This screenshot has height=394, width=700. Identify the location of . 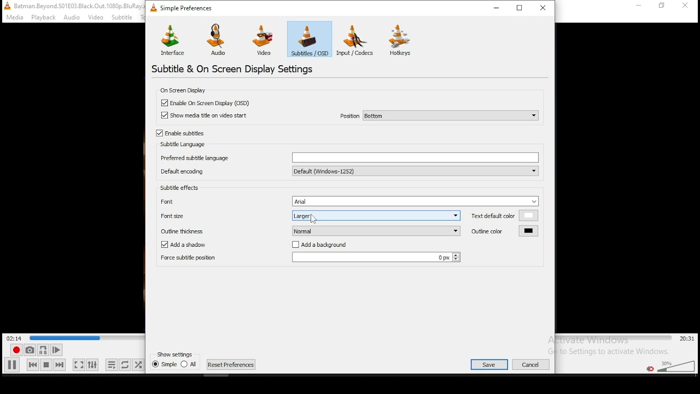
(126, 17).